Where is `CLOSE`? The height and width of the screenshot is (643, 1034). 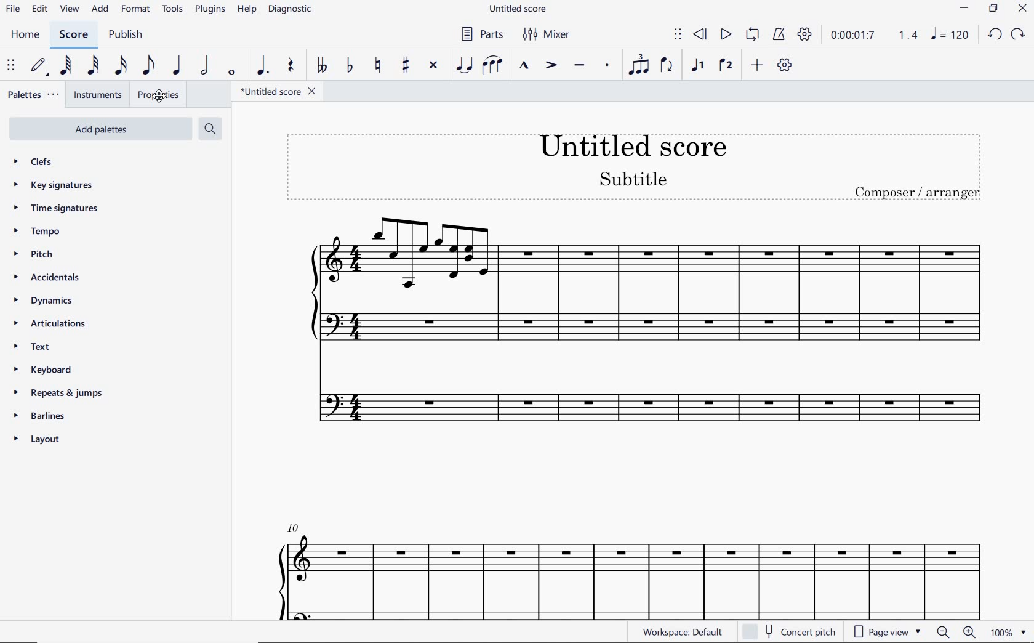
CLOSE is located at coordinates (1021, 9).